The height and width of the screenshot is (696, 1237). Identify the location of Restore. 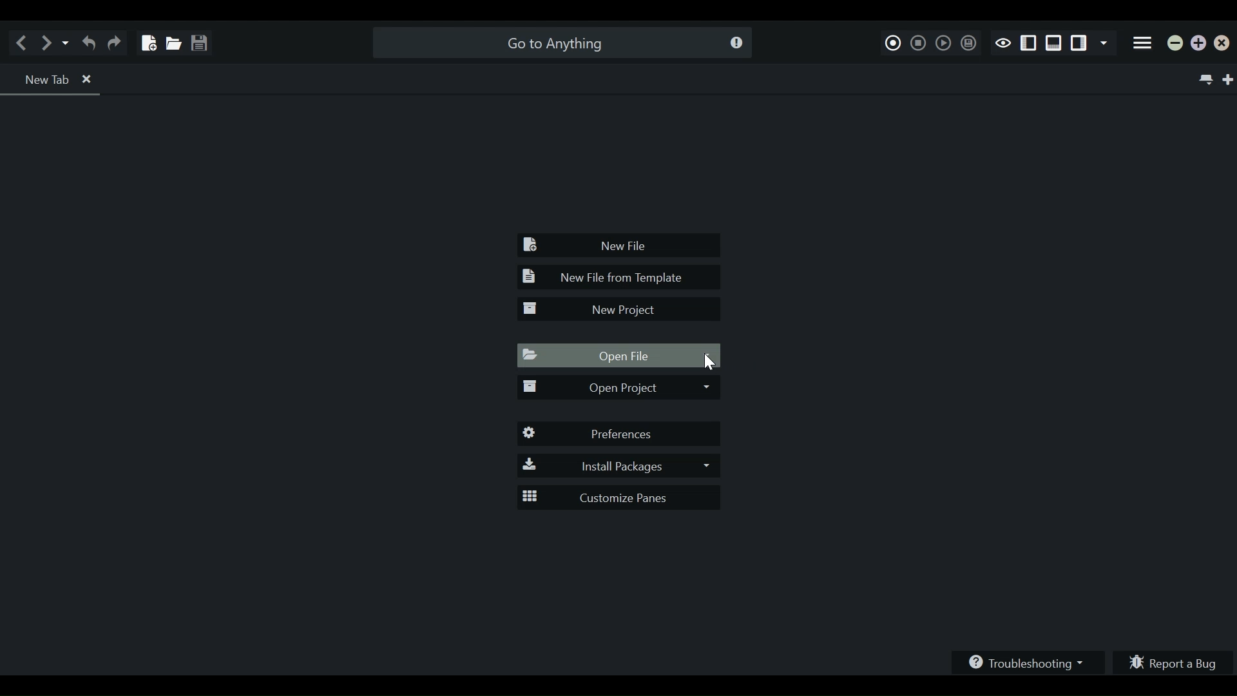
(1199, 44).